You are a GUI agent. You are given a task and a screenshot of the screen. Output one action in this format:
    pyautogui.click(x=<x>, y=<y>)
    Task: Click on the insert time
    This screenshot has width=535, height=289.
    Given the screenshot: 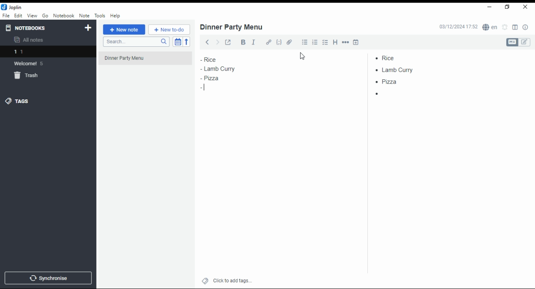 What is the action you would take?
    pyautogui.click(x=356, y=42)
    